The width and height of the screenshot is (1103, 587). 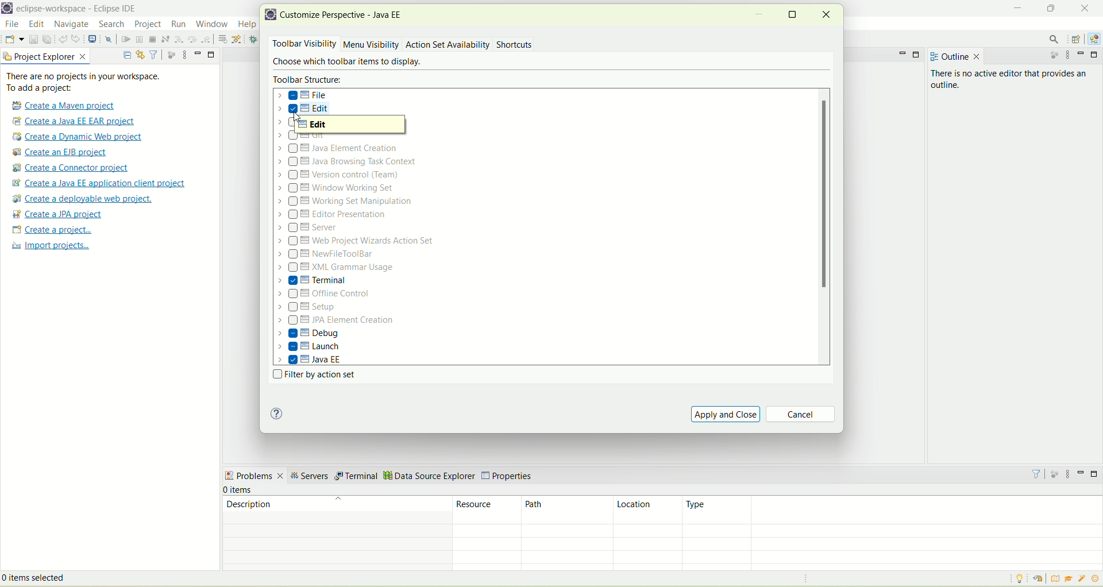 What do you see at coordinates (80, 137) in the screenshot?
I see `create a dynamic web project` at bounding box center [80, 137].